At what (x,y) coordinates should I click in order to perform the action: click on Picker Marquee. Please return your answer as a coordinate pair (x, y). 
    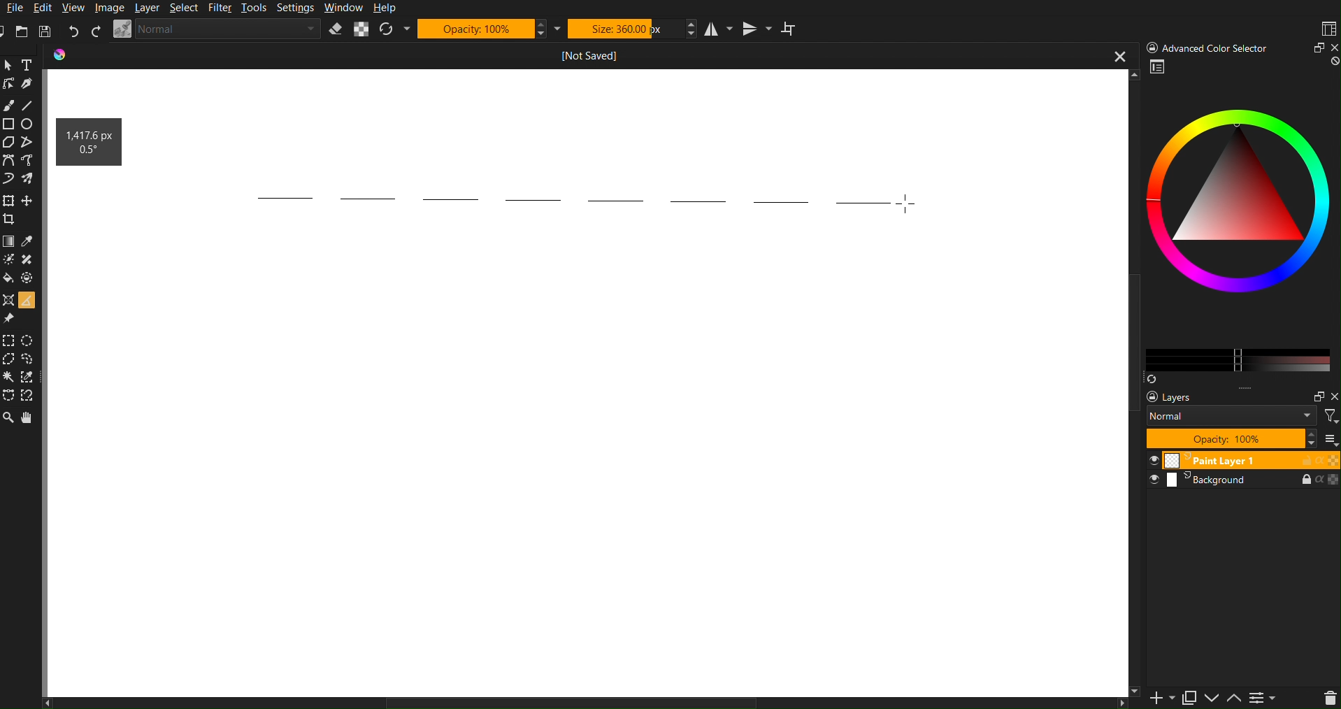
    Looking at the image, I should click on (29, 378).